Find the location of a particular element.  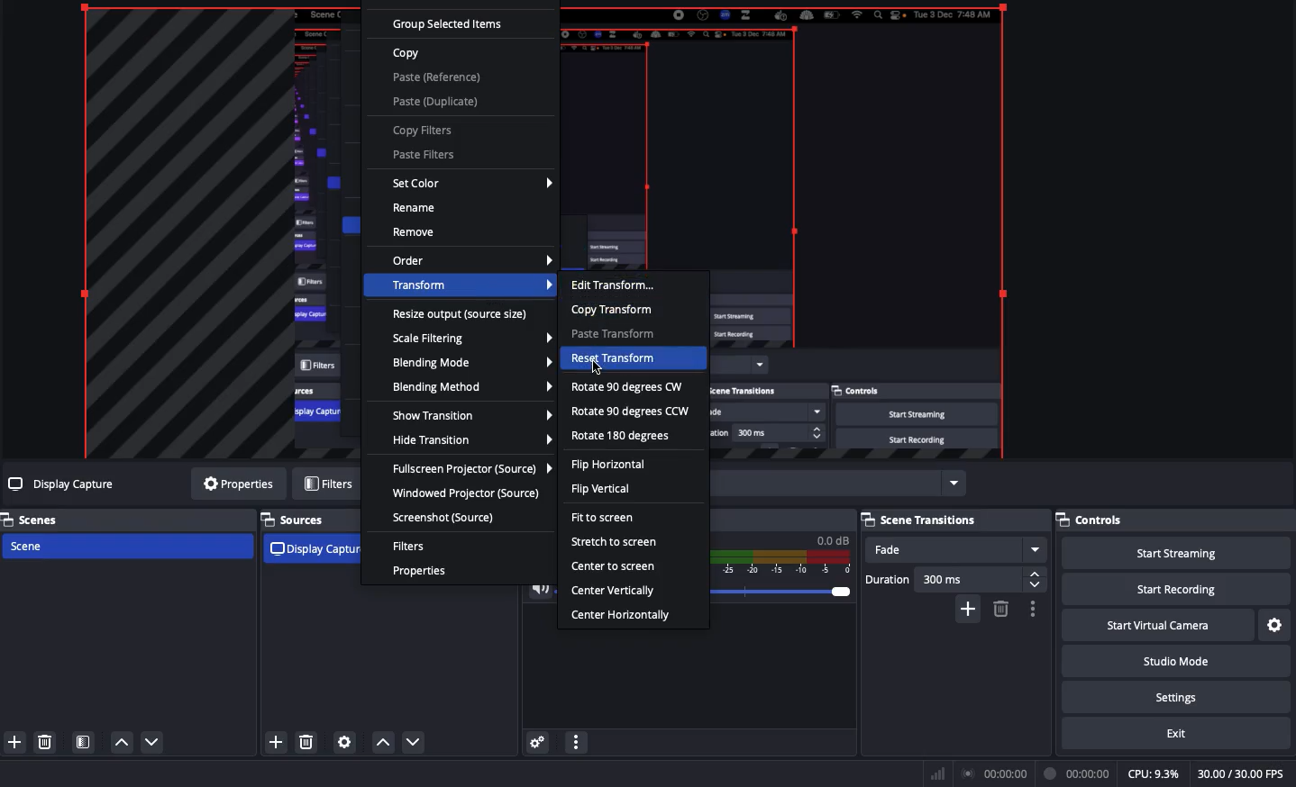

Copy filters is located at coordinates (423, 131).